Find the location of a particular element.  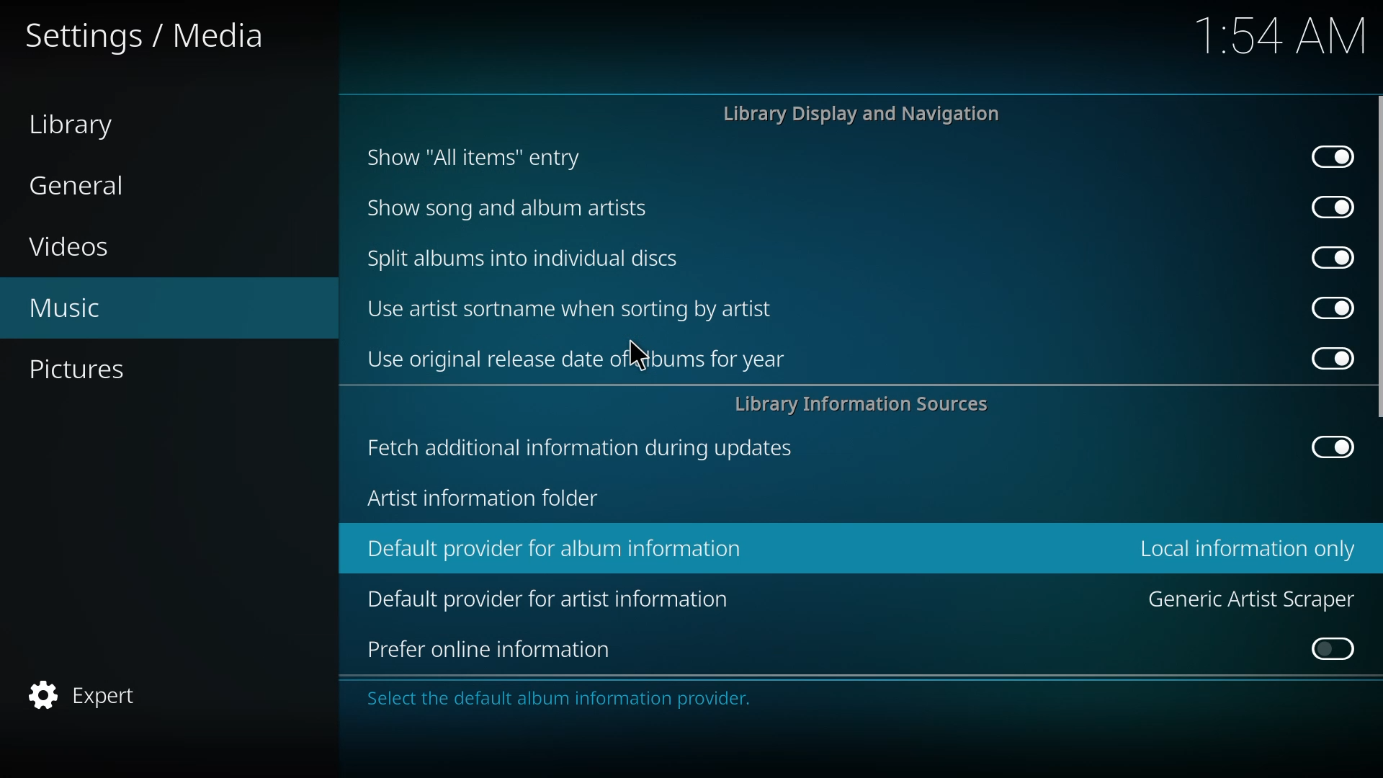

show all items entry is located at coordinates (471, 157).